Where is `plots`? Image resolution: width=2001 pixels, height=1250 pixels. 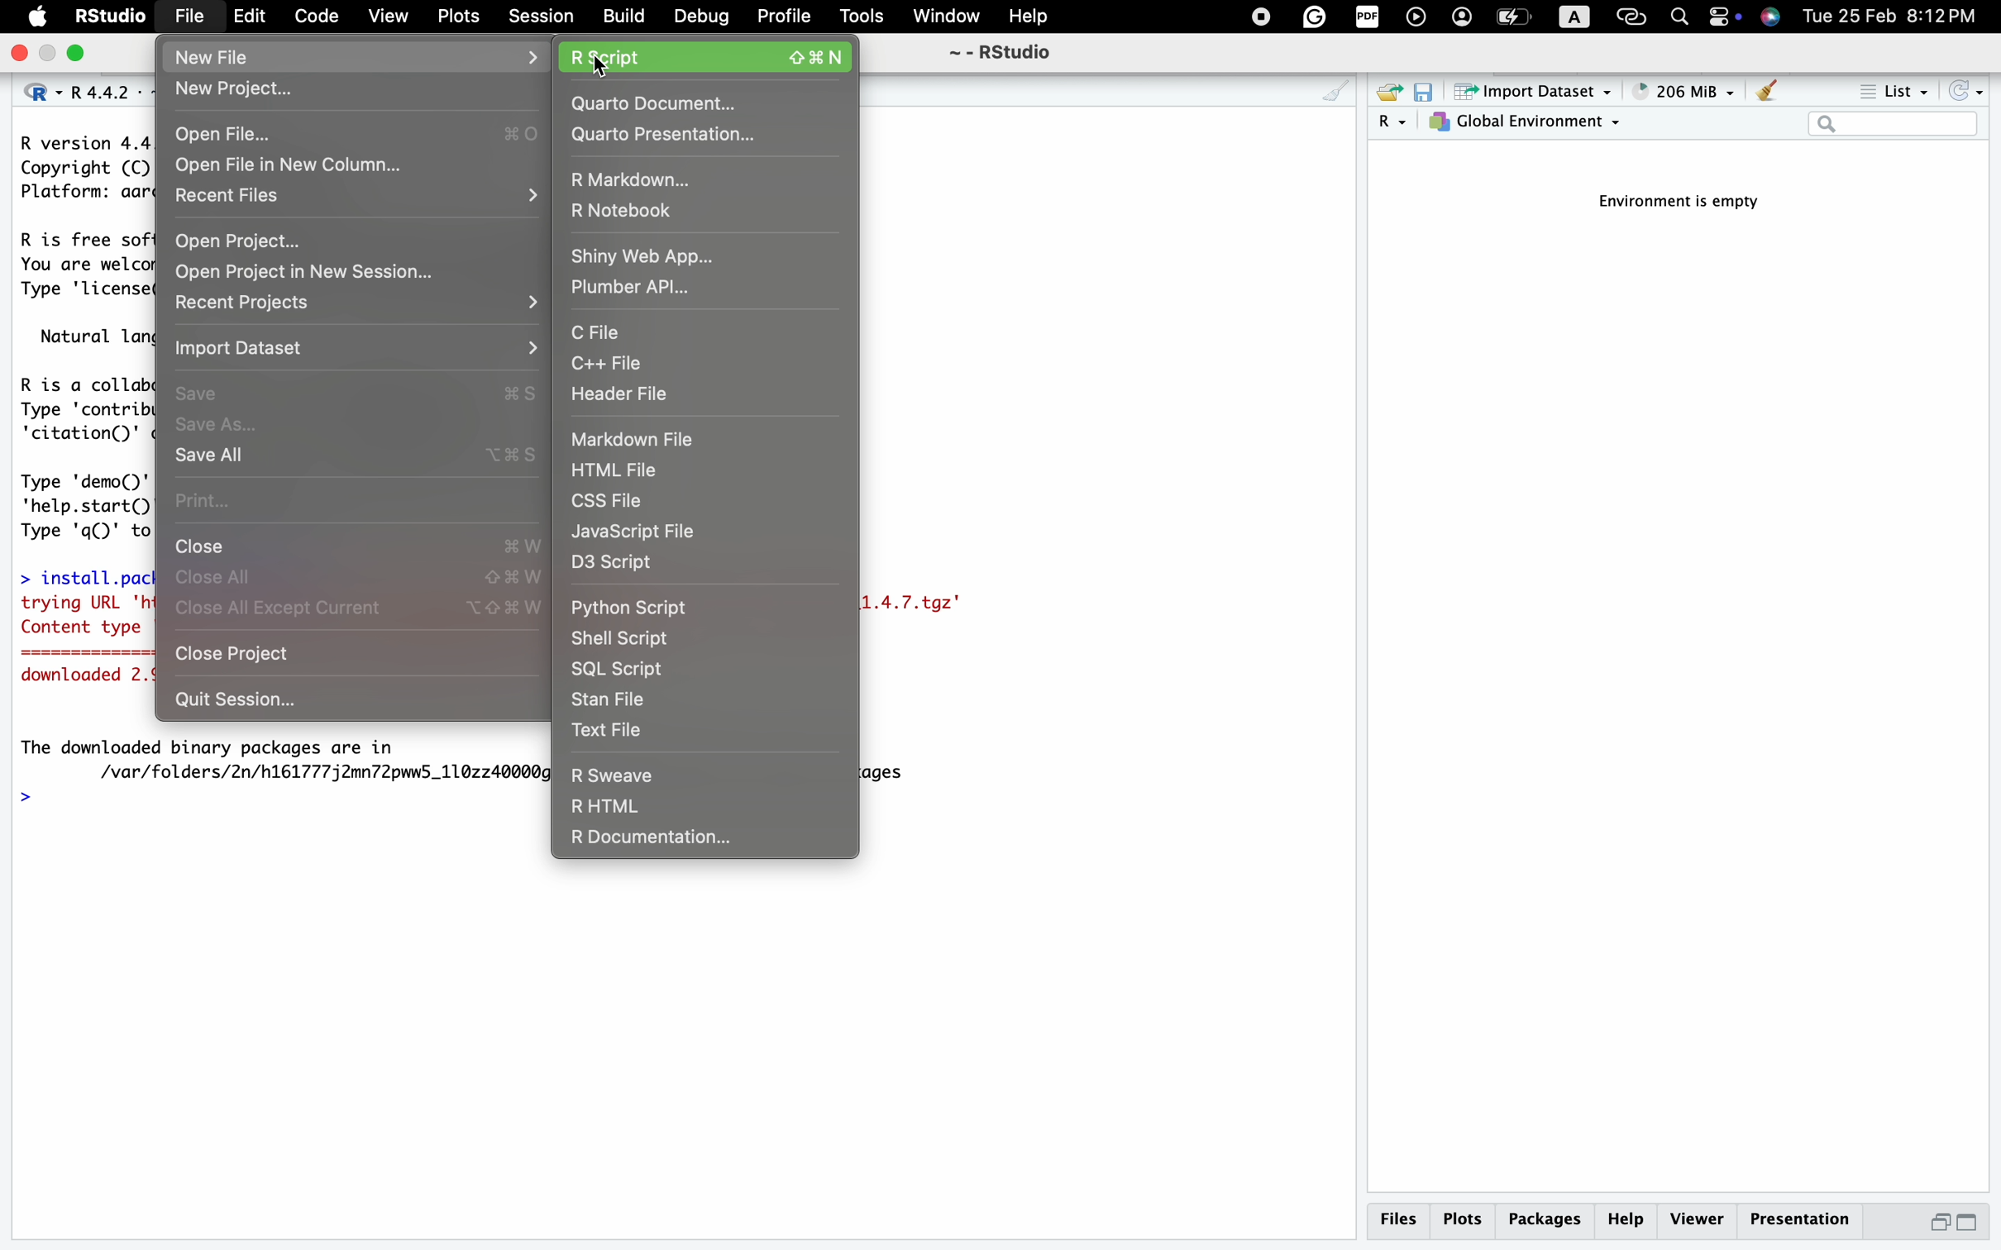
plots is located at coordinates (455, 16).